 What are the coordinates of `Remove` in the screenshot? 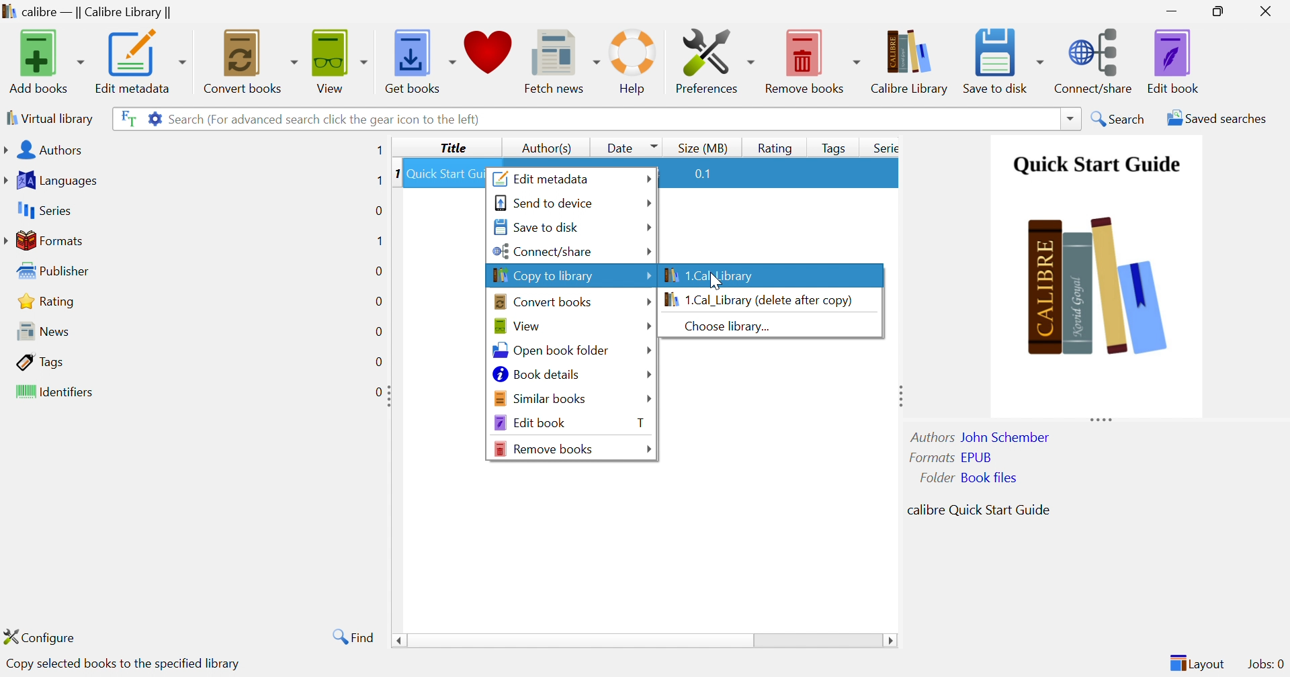 It's located at (543, 448).